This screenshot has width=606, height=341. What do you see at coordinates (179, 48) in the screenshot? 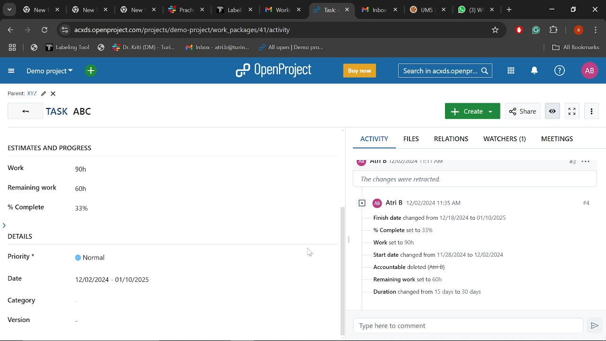
I see `Bookmarked tabs` at bounding box center [179, 48].